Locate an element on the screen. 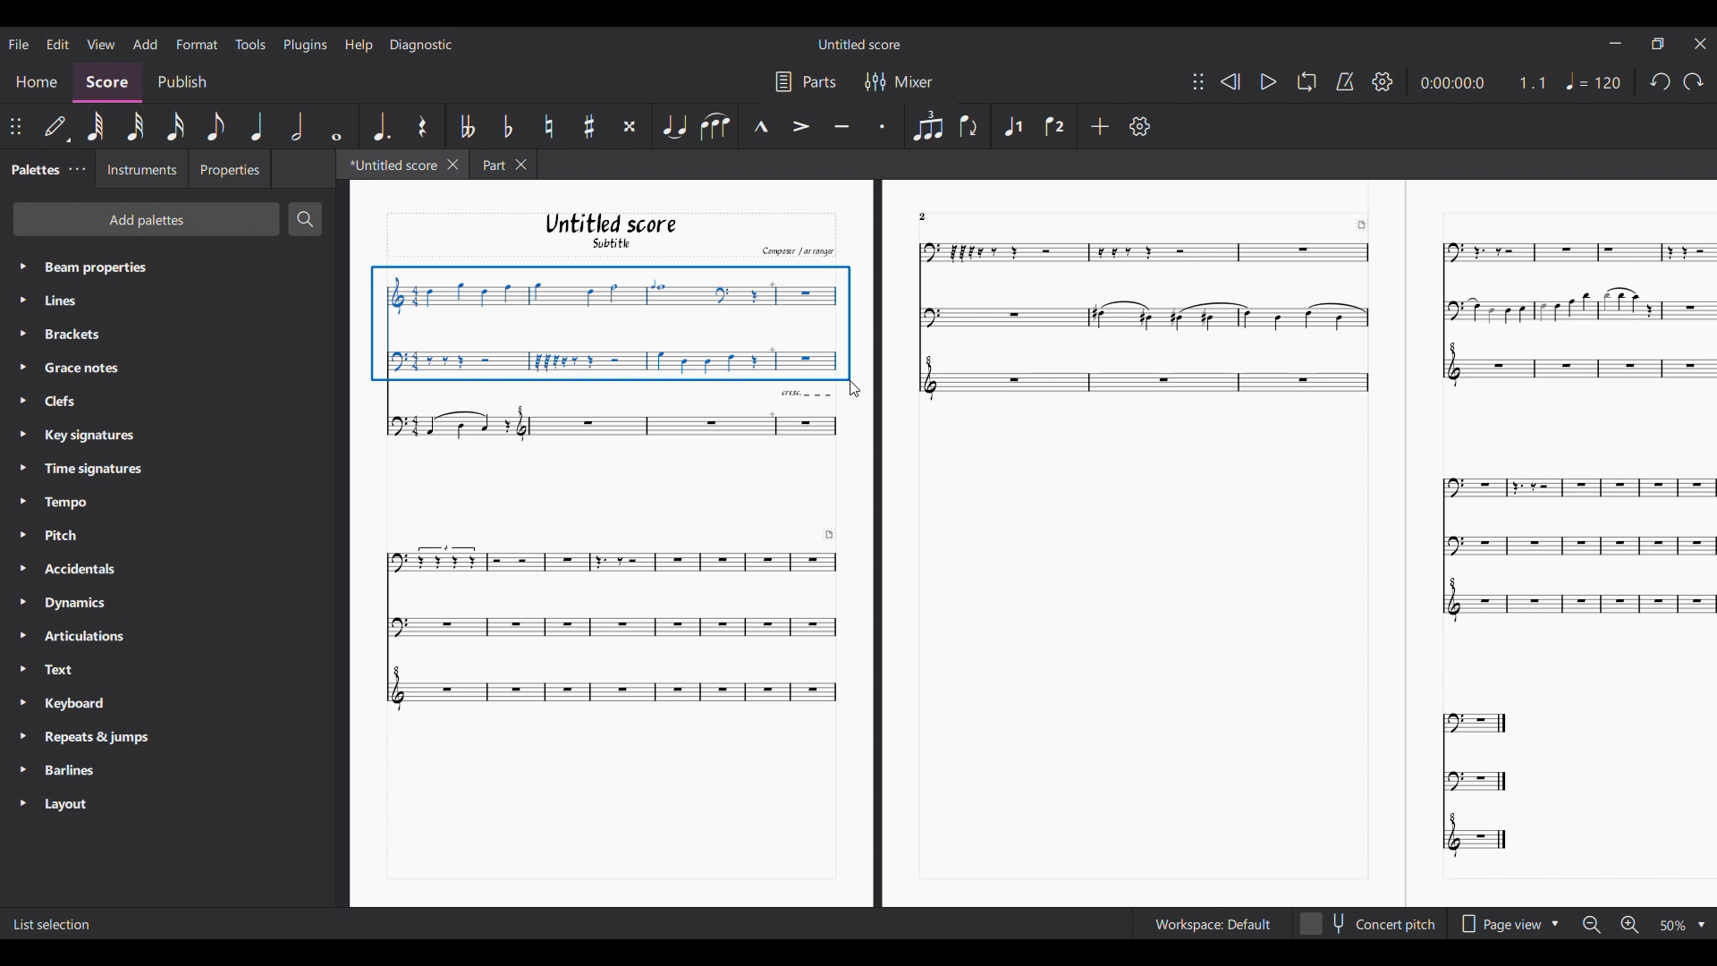 The image size is (1717, 966).  is located at coordinates (617, 428).